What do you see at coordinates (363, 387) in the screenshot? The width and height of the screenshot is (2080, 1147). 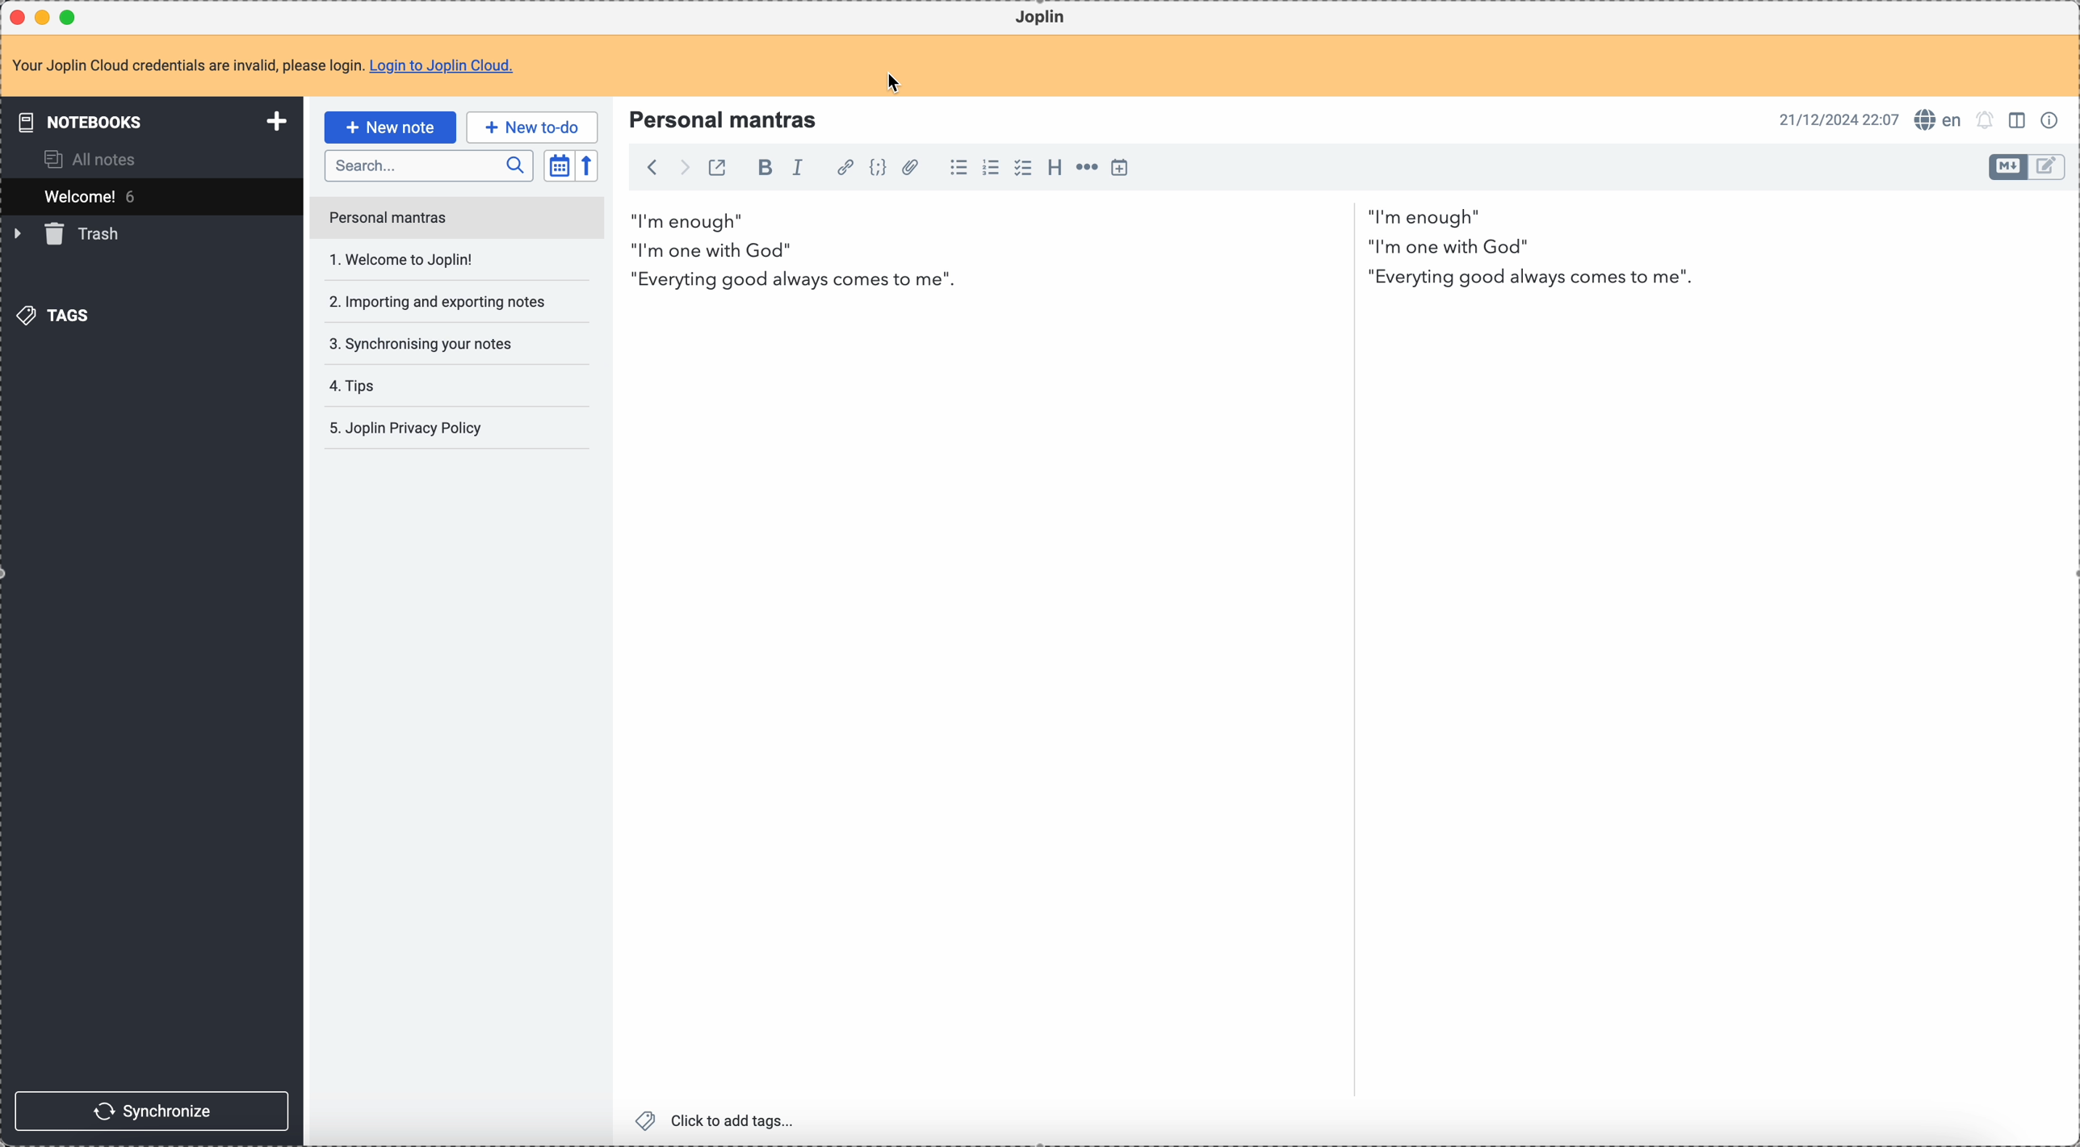 I see `tips` at bounding box center [363, 387].